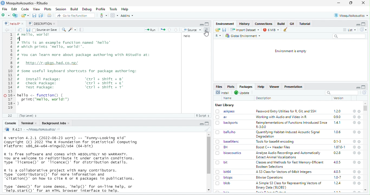 The width and height of the screenshot is (370, 195). I want to click on version, so click(338, 98).